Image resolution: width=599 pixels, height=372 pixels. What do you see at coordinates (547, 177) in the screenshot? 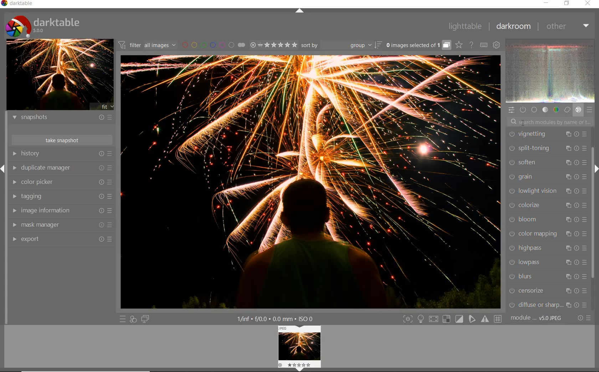
I see `grain` at bounding box center [547, 177].